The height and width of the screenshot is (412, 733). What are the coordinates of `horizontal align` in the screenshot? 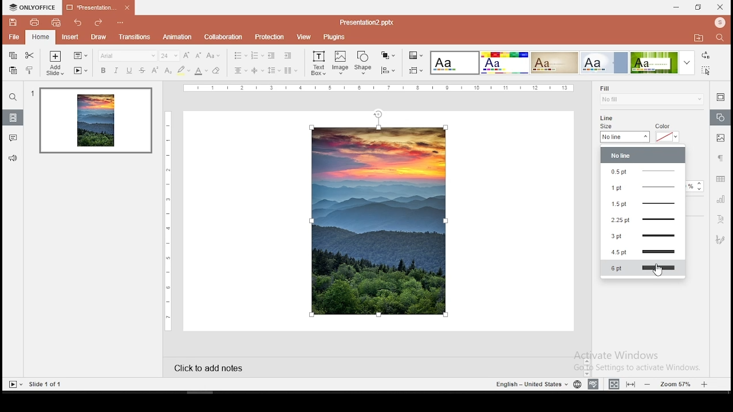 It's located at (241, 71).